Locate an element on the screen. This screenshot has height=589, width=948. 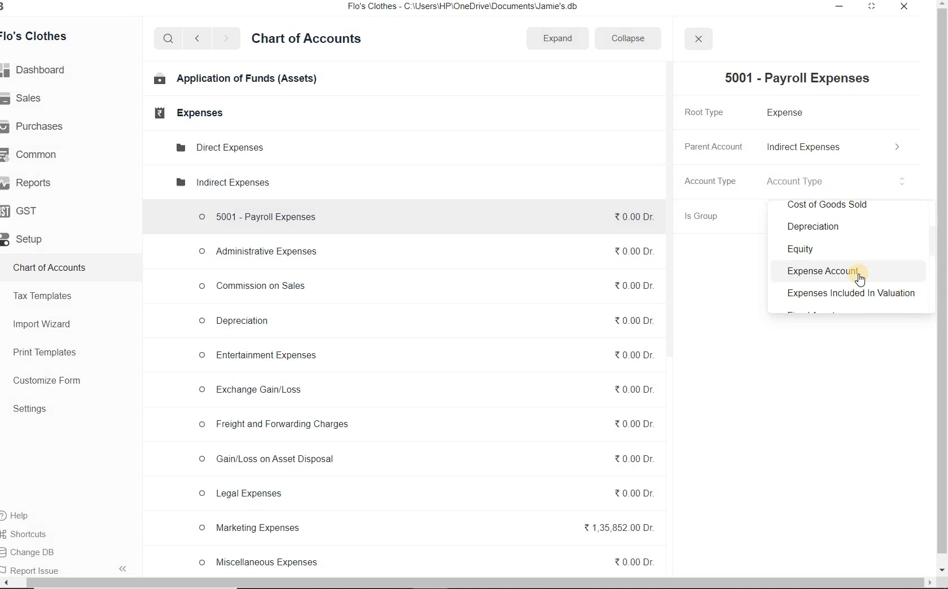
Expand is located at coordinates (559, 38).